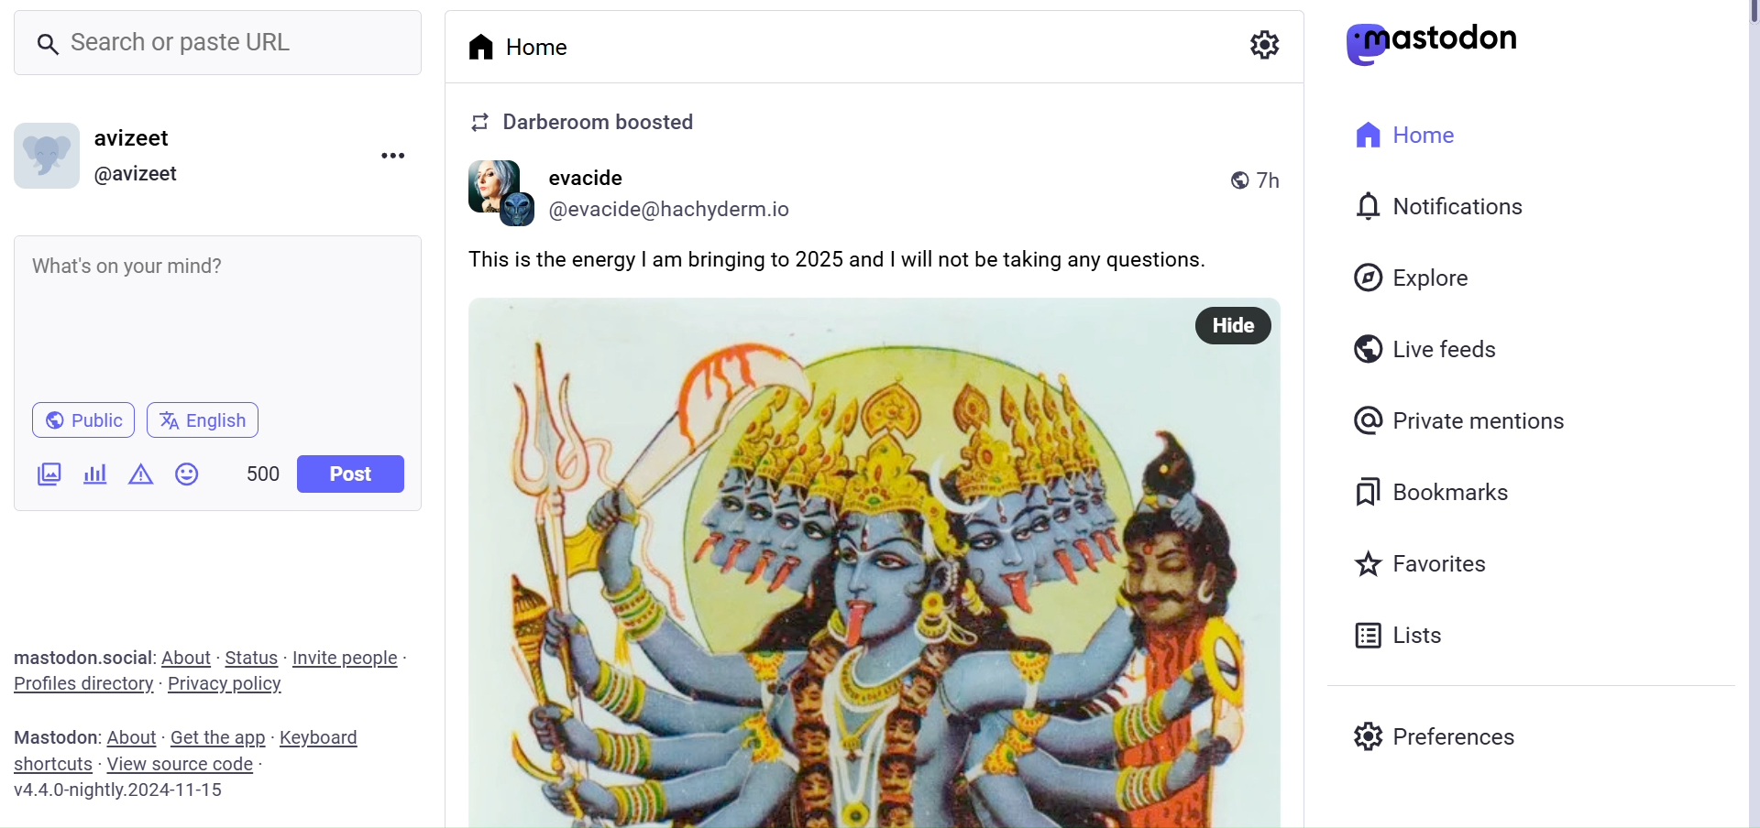 Image resolution: width=1760 pixels, height=828 pixels. What do you see at coordinates (1436, 346) in the screenshot?
I see `Live Feeds` at bounding box center [1436, 346].